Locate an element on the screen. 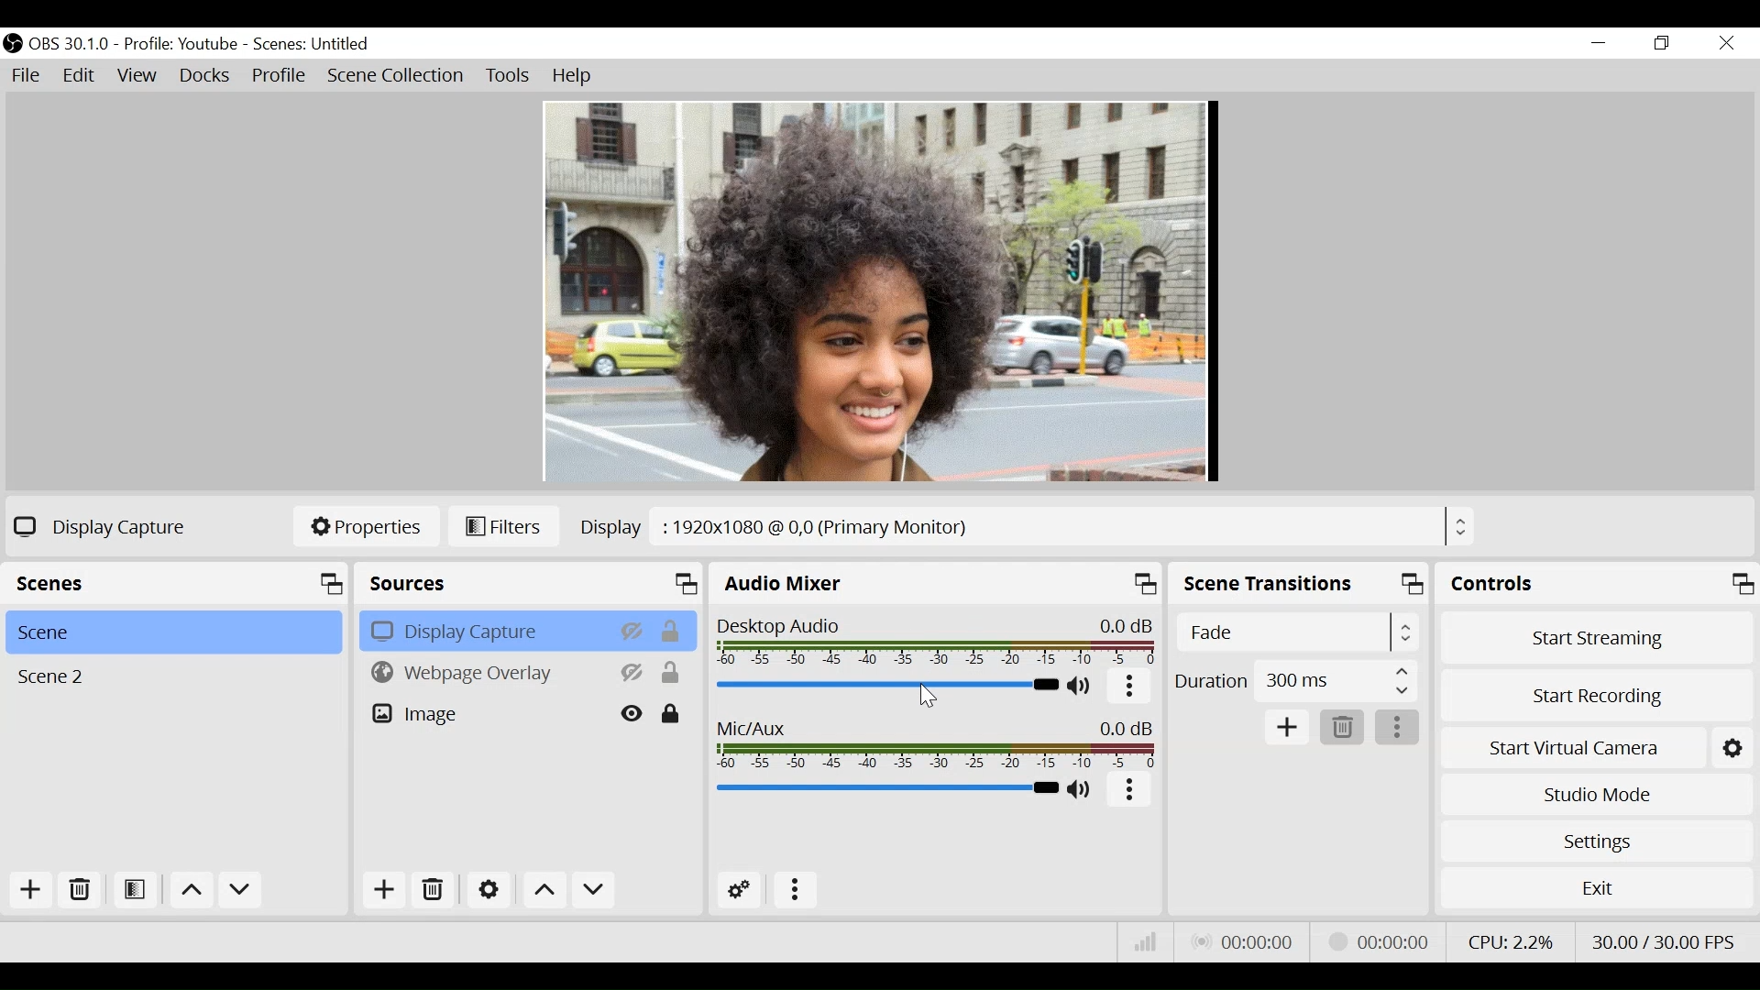  Desktop Audio Slider is located at coordinates (887, 686).